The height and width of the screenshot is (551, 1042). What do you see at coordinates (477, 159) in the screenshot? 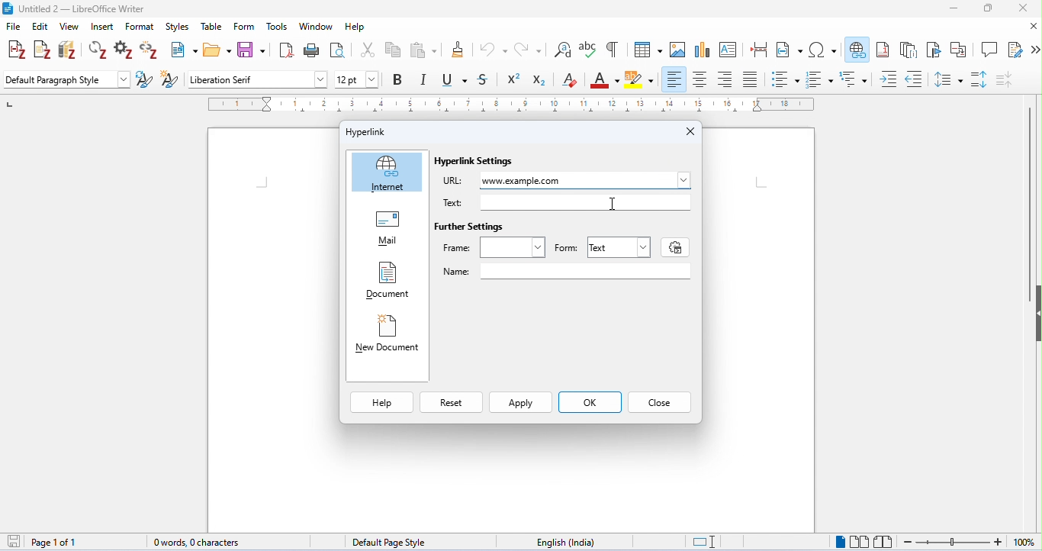
I see `Hyperlink Settings` at bounding box center [477, 159].